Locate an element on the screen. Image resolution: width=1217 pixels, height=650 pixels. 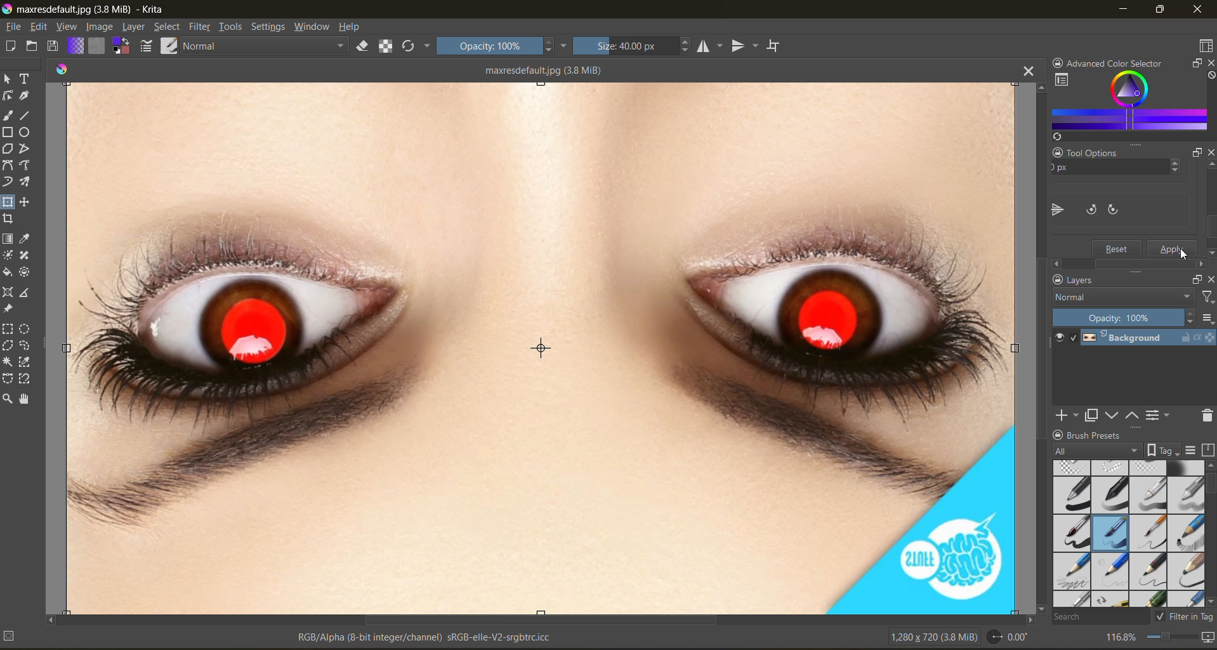
choose brush preset is located at coordinates (168, 46).